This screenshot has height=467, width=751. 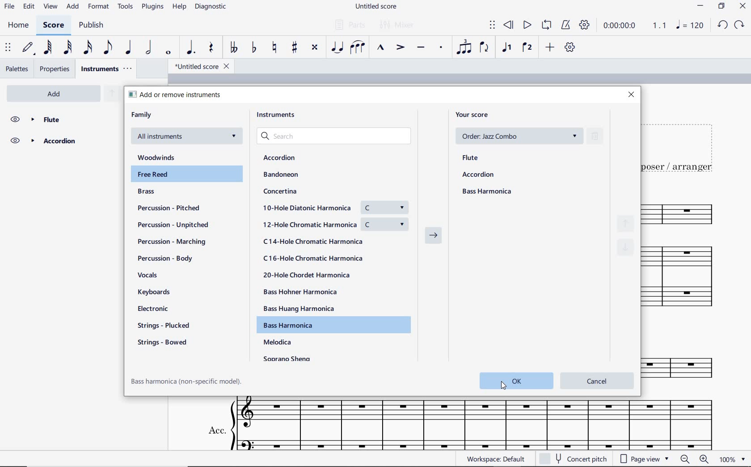 I want to click on flute, so click(x=63, y=119).